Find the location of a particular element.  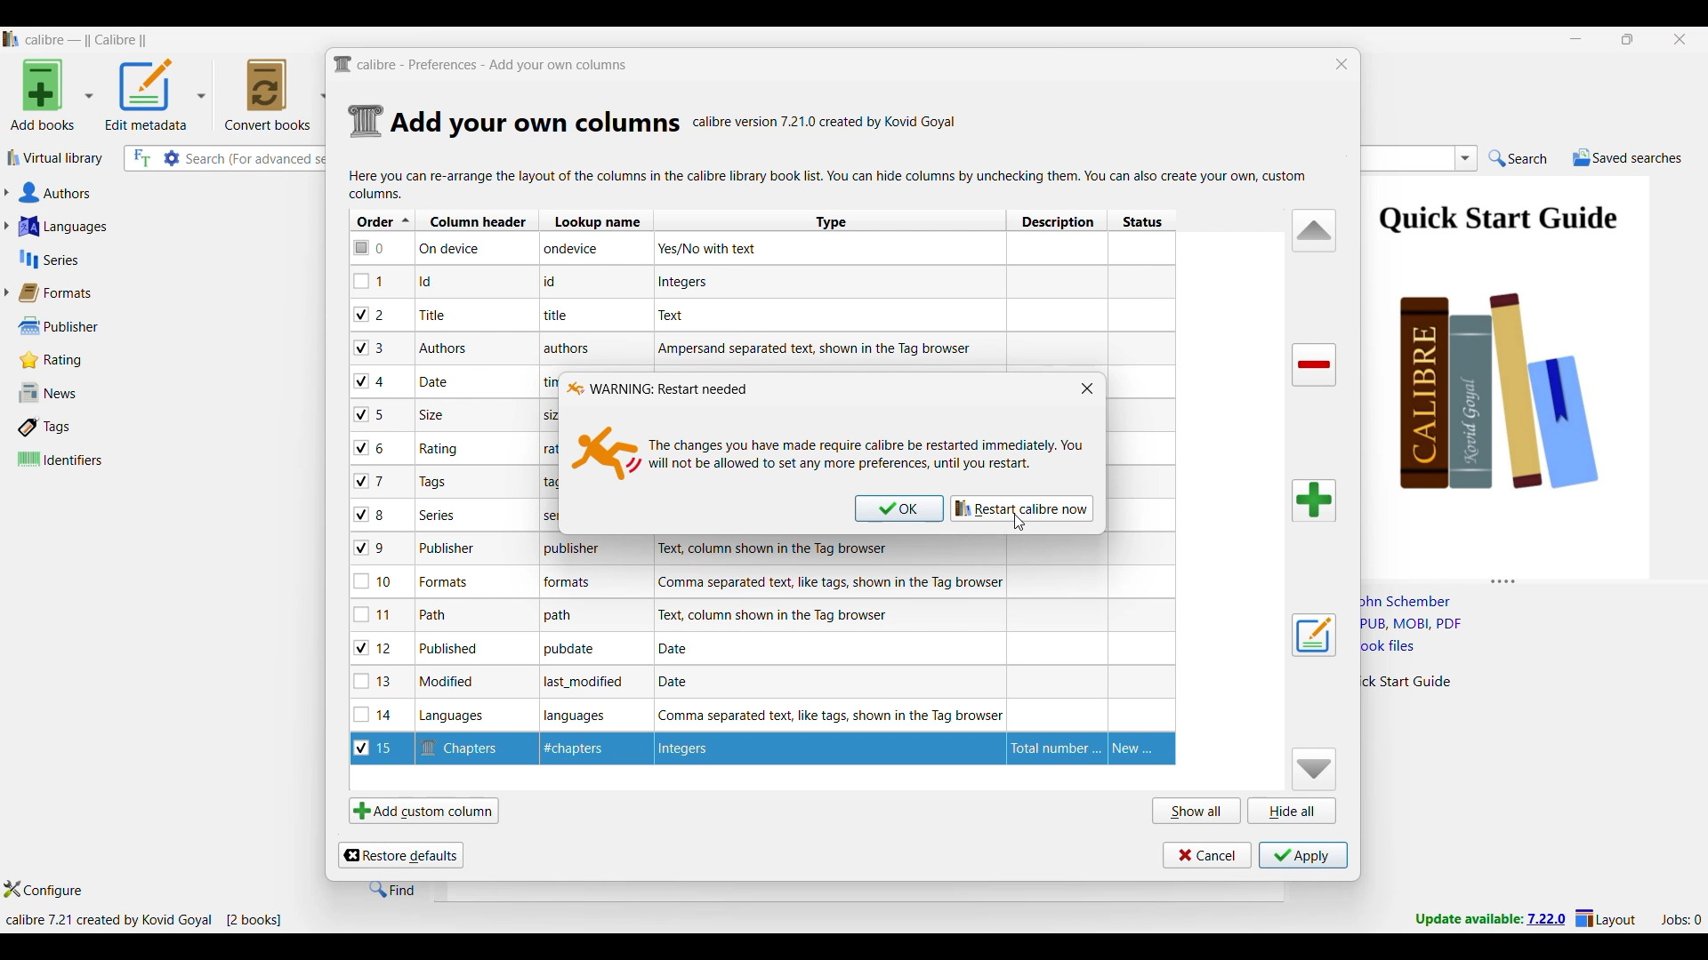

Explanation is located at coordinates (681, 682).